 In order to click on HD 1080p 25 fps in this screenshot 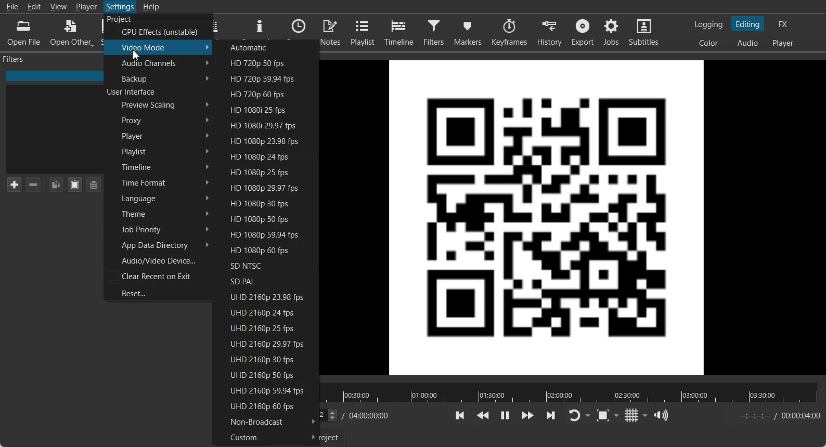, I will do `click(263, 172)`.